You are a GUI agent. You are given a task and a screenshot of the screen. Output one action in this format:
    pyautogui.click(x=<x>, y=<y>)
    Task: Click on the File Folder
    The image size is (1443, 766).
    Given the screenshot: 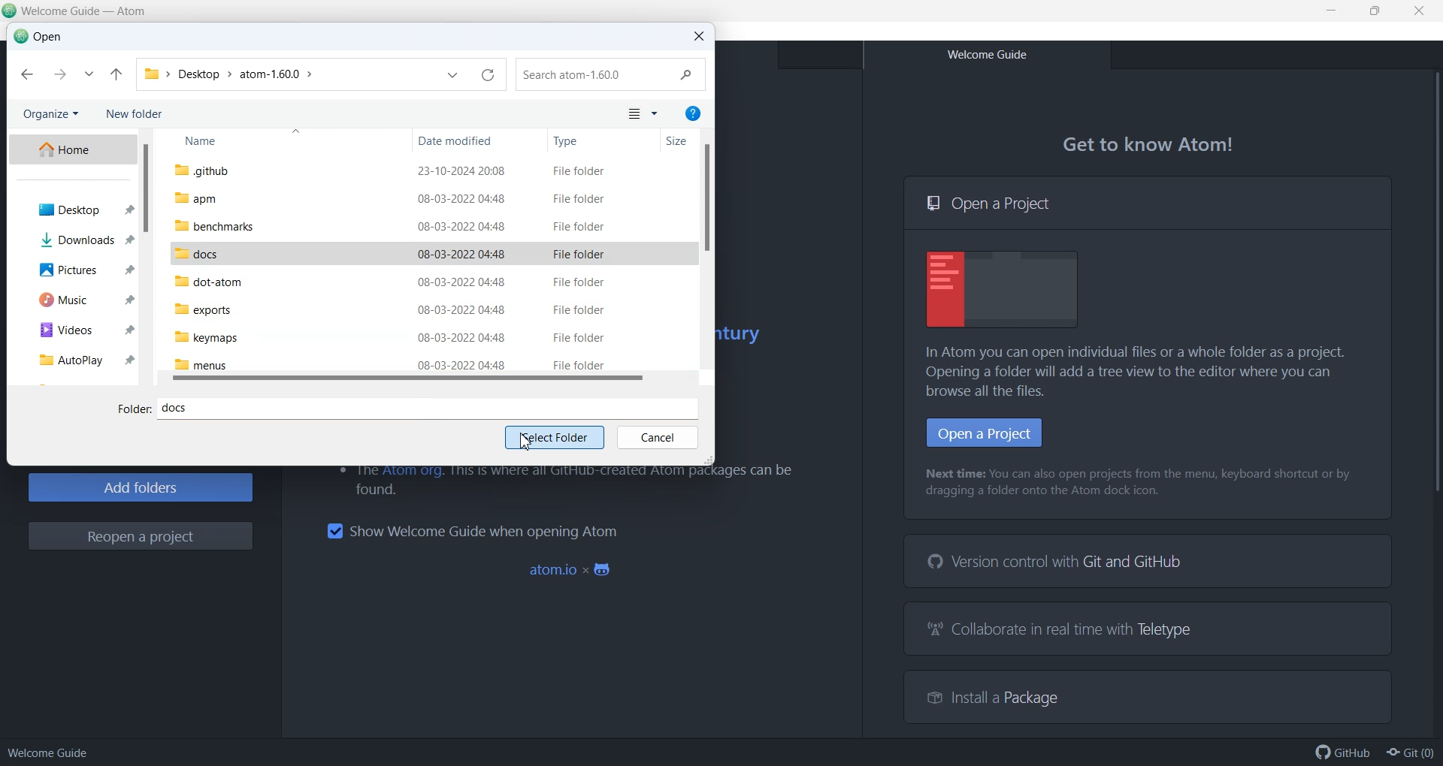 What is the action you would take?
    pyautogui.click(x=579, y=338)
    